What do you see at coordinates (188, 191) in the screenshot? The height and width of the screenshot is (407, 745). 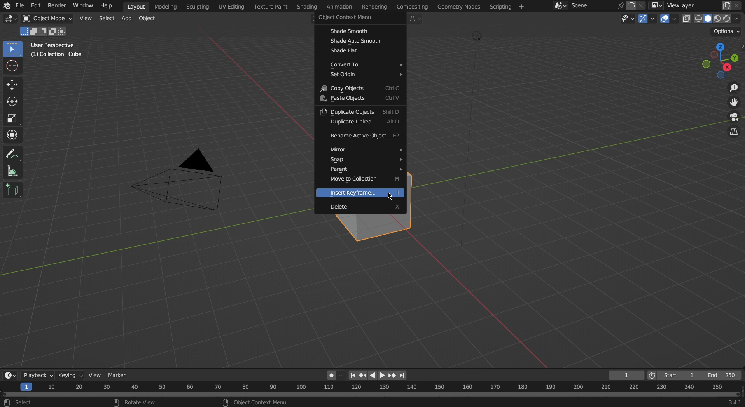 I see `Camera` at bounding box center [188, 191].